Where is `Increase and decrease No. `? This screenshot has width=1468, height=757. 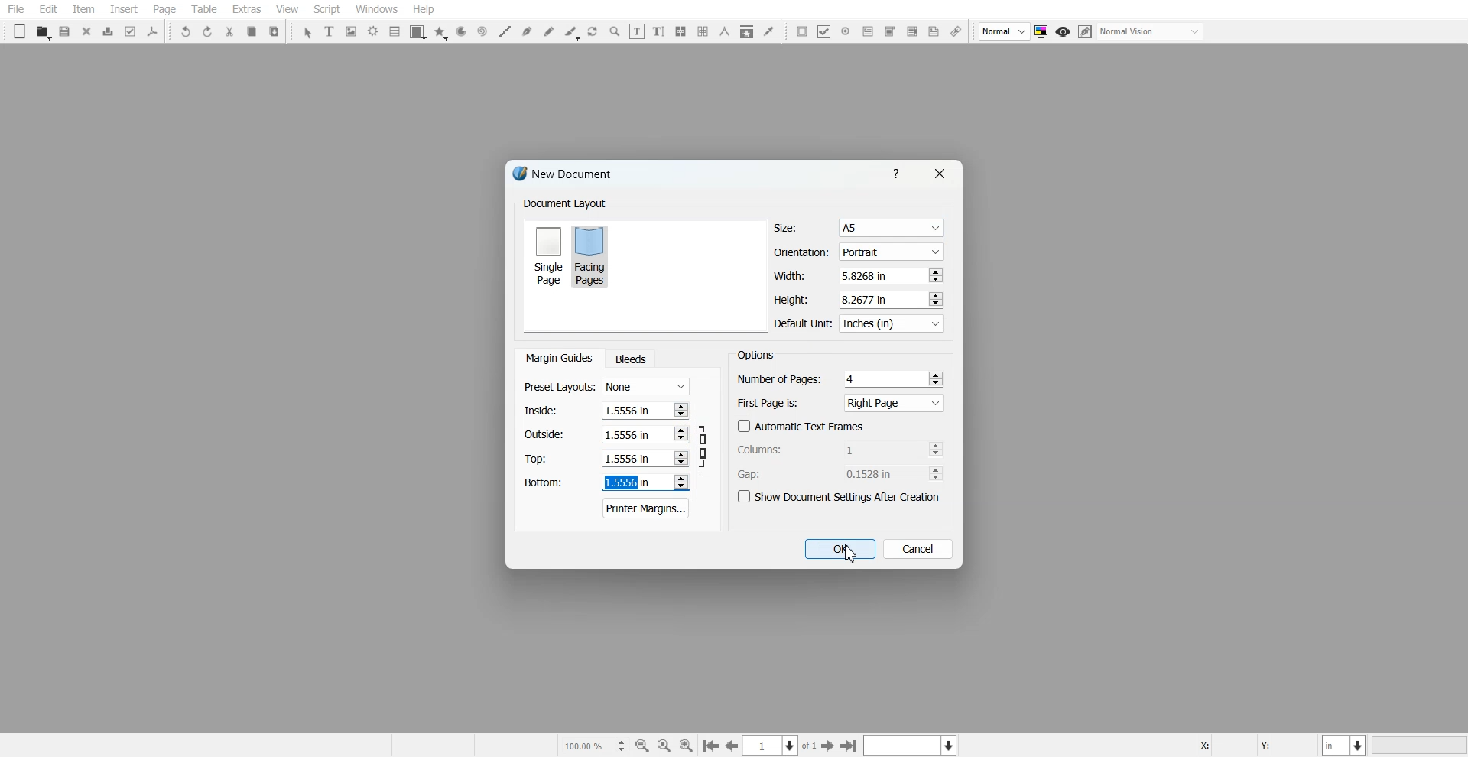 Increase and decrease No.  is located at coordinates (934, 275).